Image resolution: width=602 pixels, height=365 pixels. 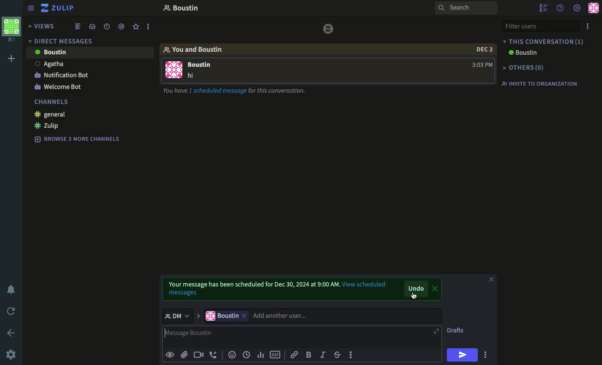 I want to click on options, so click(x=148, y=27).